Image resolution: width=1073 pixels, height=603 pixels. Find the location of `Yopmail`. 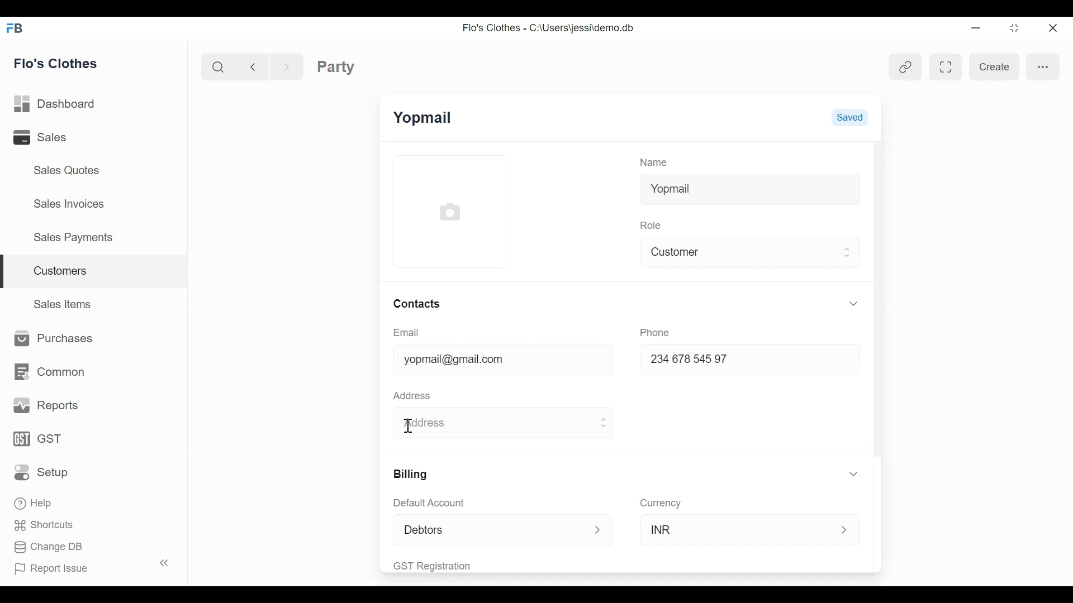

Yopmail is located at coordinates (751, 189).